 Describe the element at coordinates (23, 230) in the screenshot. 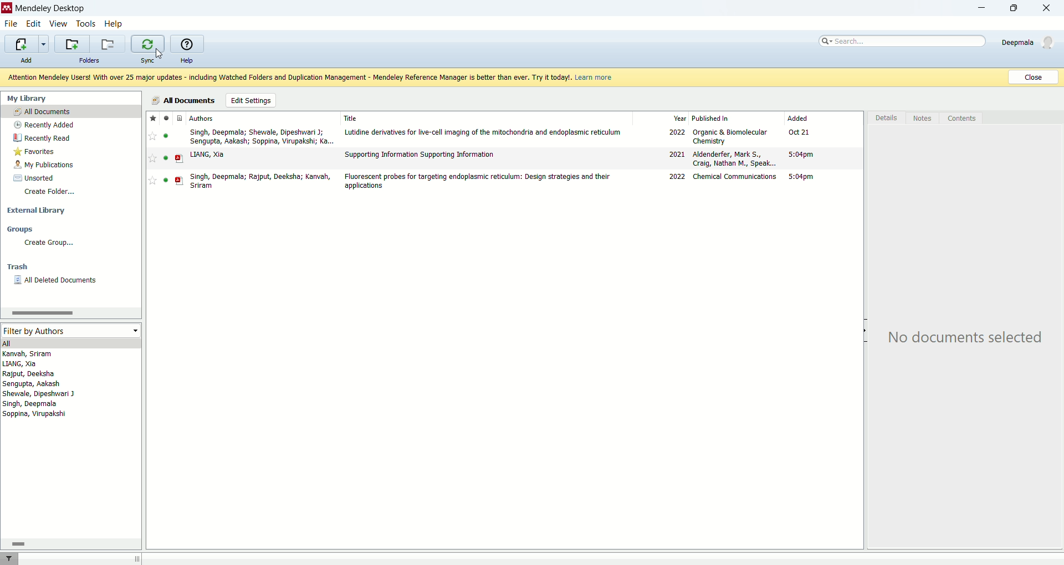

I see `groups` at that location.